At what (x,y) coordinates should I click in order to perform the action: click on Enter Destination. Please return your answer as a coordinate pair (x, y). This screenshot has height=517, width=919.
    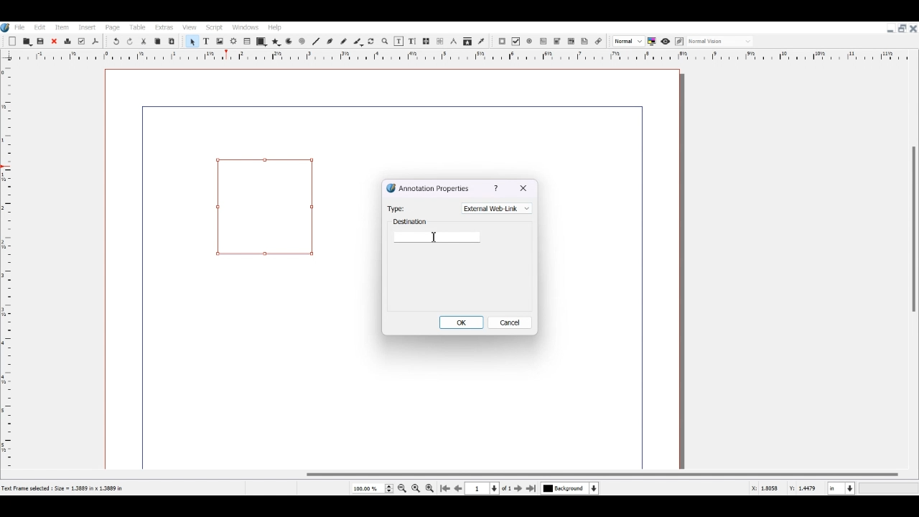
    Looking at the image, I should click on (437, 231).